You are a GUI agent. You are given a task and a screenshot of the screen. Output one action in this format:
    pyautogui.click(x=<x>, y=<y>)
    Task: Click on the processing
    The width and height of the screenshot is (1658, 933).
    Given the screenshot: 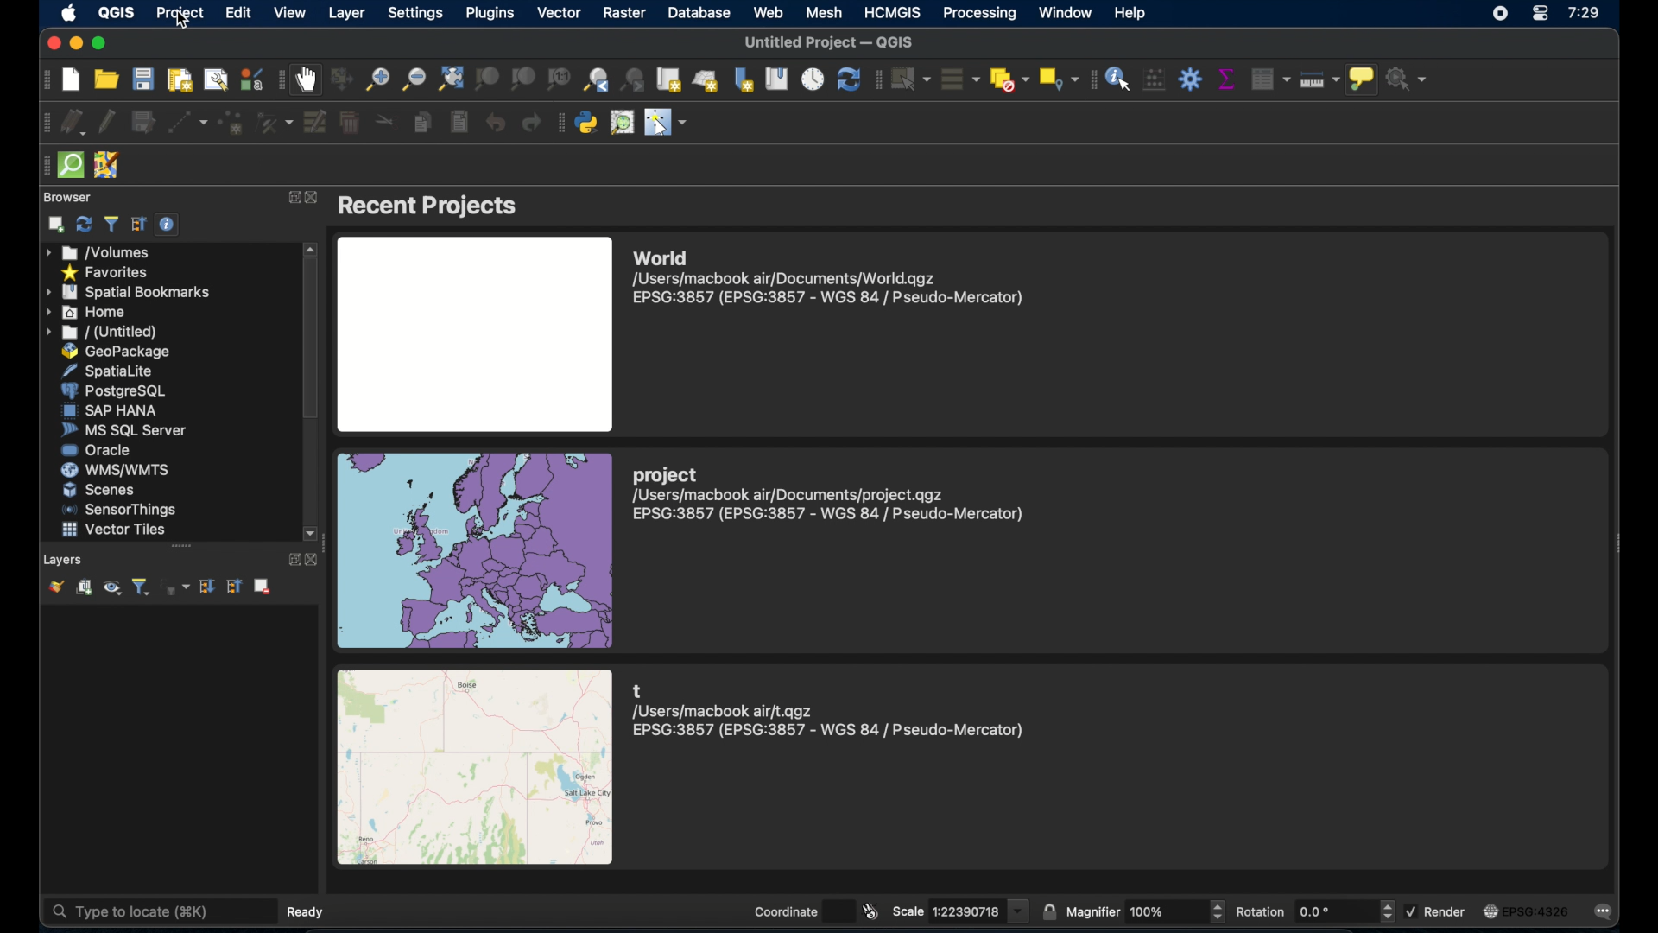 What is the action you would take?
    pyautogui.click(x=978, y=12)
    